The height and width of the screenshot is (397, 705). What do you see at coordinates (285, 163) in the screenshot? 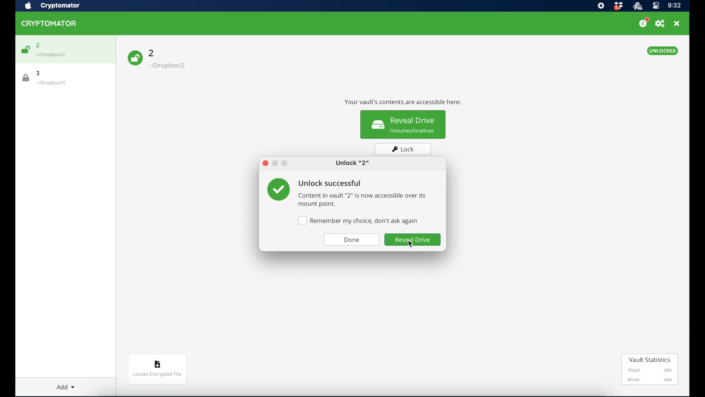
I see `maximize` at bounding box center [285, 163].